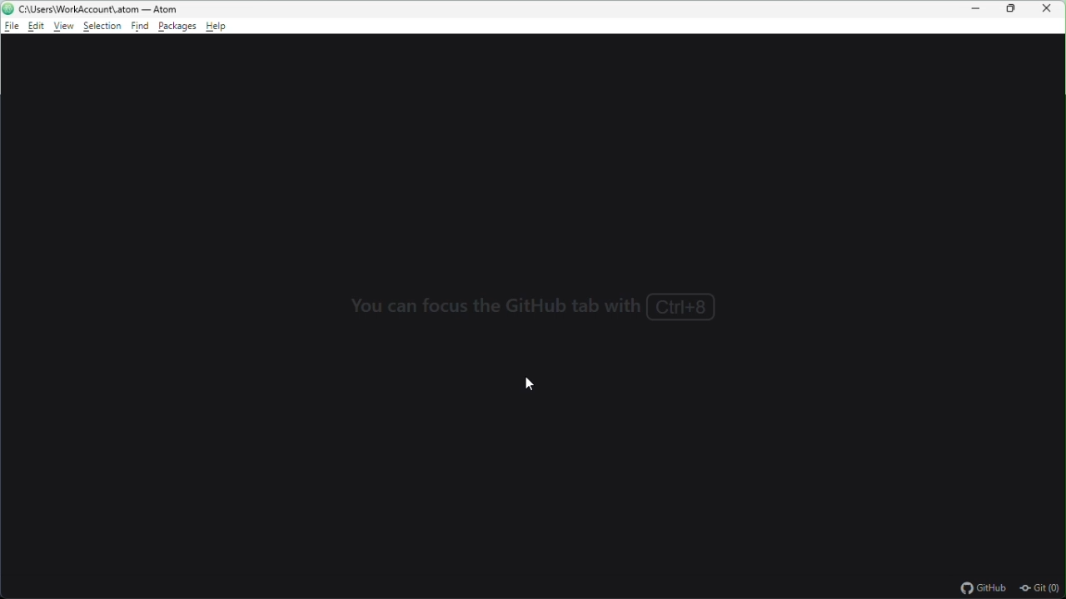 Image resolution: width=1066 pixels, height=599 pixels. What do you see at coordinates (217, 27) in the screenshot?
I see `help` at bounding box center [217, 27].